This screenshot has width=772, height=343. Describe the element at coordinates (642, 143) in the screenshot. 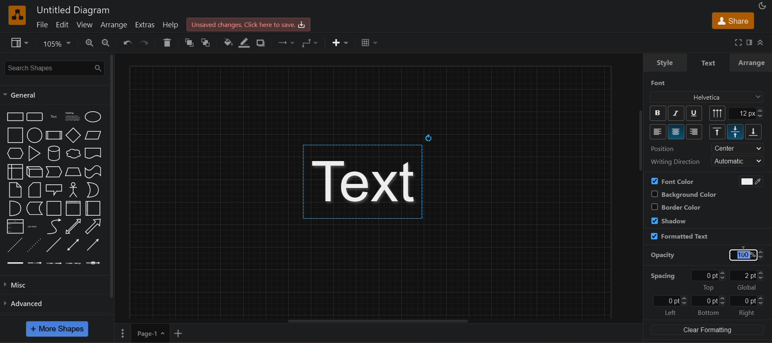

I see `vertical scroll bar` at that location.